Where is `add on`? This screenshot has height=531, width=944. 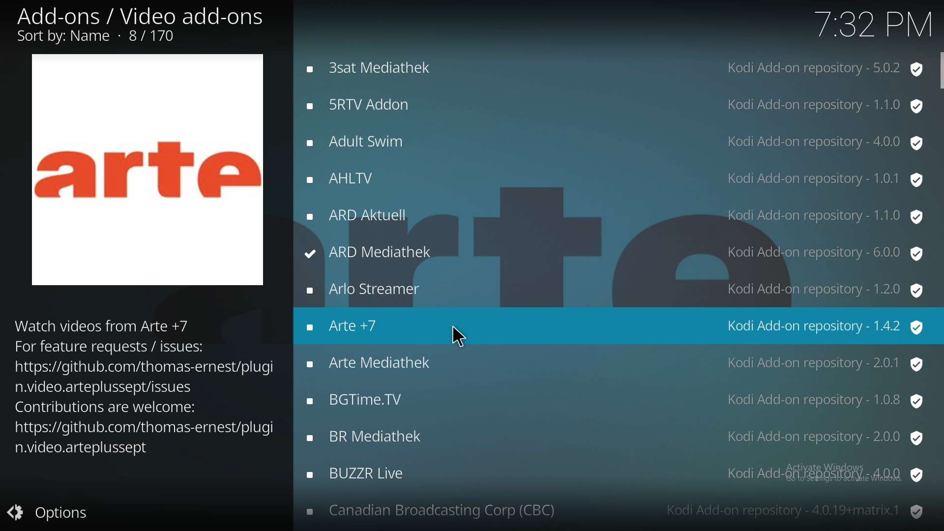 add on is located at coordinates (615, 215).